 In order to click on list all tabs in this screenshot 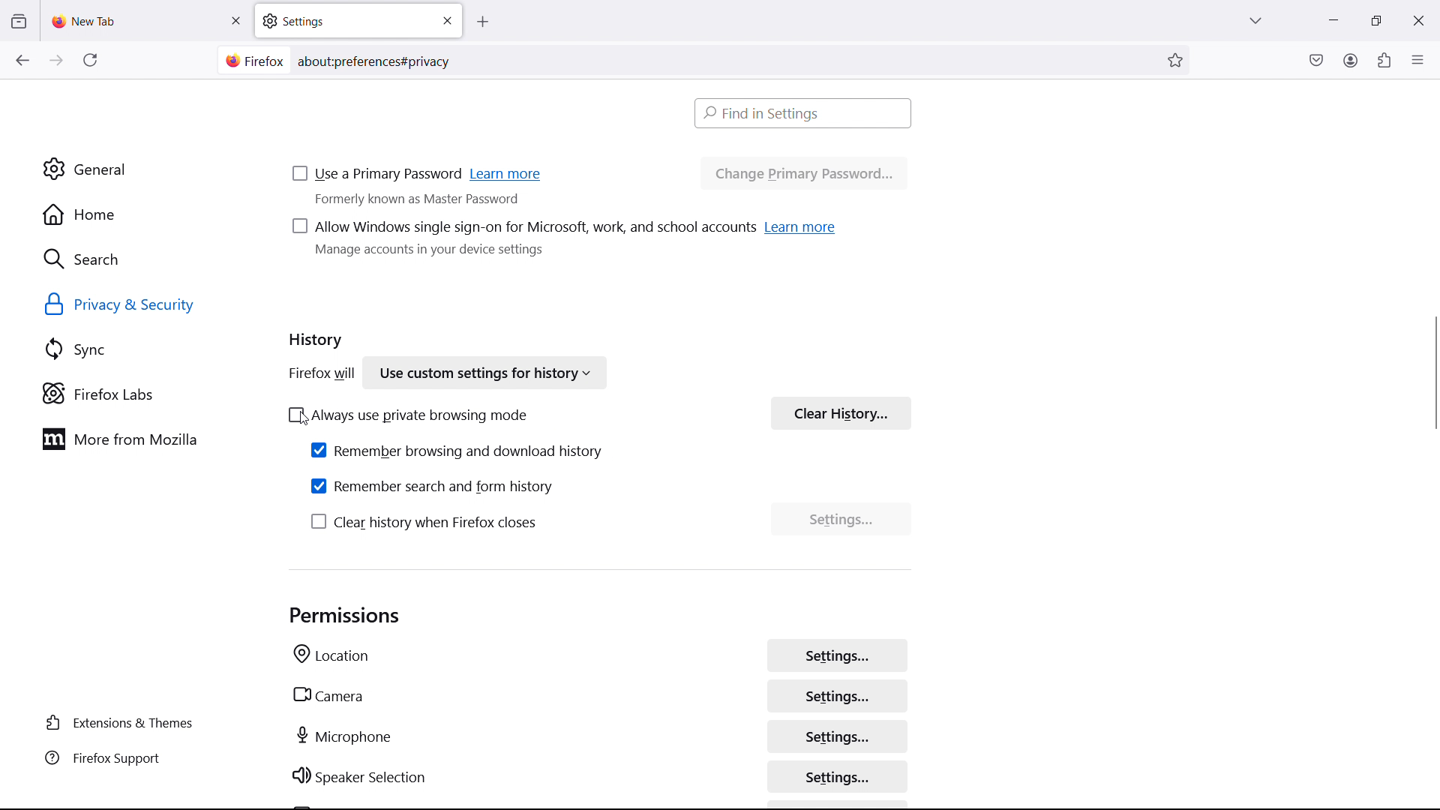, I will do `click(1255, 19)`.